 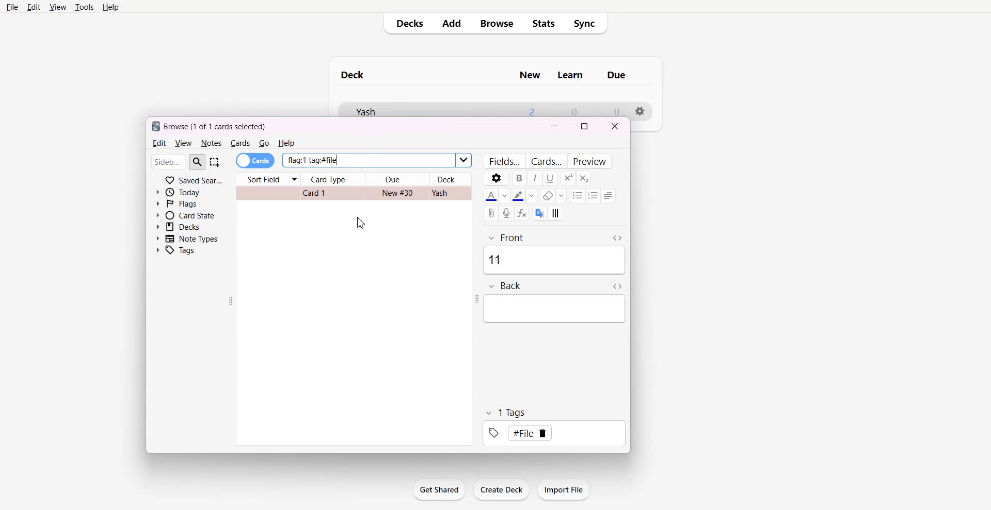 I want to click on 11, so click(x=554, y=261).